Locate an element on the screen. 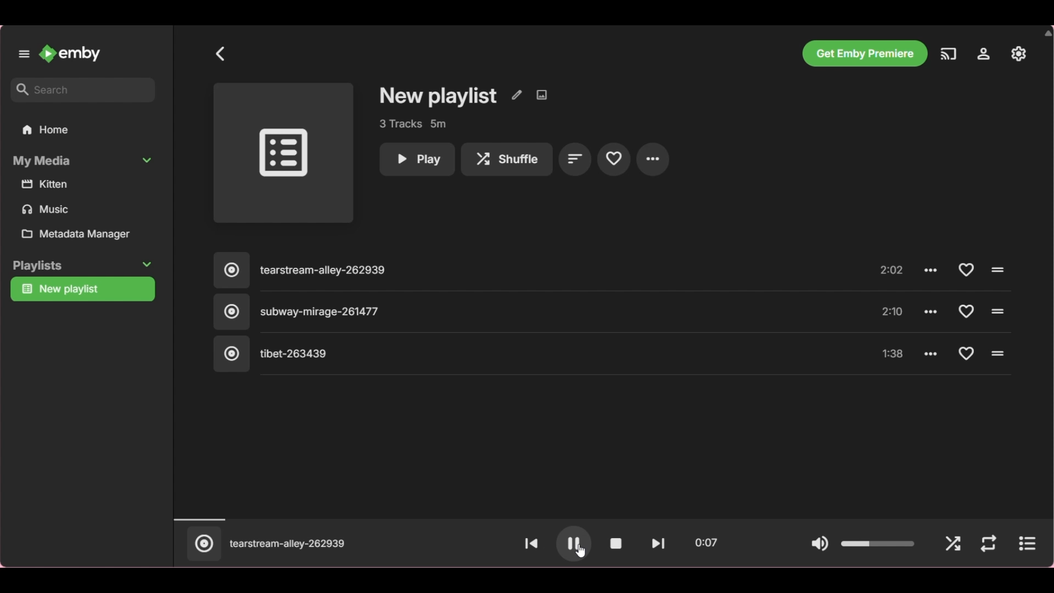 The width and height of the screenshot is (1054, 593). Add to favourite  is located at coordinates (614, 158).